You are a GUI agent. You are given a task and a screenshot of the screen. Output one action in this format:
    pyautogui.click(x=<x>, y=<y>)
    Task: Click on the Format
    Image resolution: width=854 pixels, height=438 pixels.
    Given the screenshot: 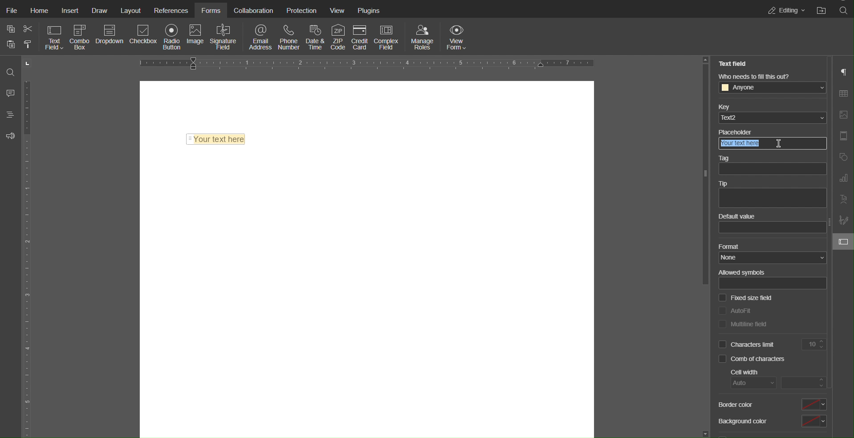 What is the action you would take?
    pyautogui.click(x=770, y=253)
    